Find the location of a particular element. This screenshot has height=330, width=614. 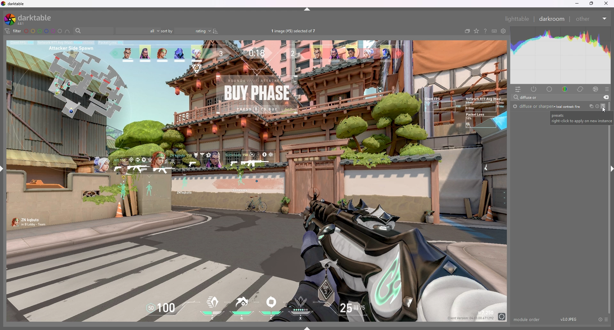

module order is located at coordinates (528, 319).